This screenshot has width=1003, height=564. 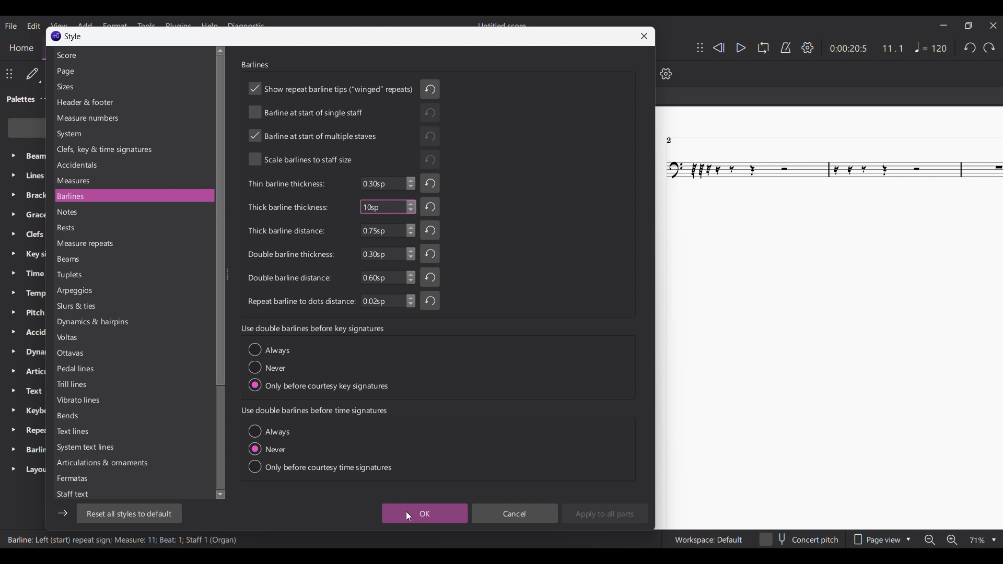 What do you see at coordinates (944, 25) in the screenshot?
I see `Minimize` at bounding box center [944, 25].